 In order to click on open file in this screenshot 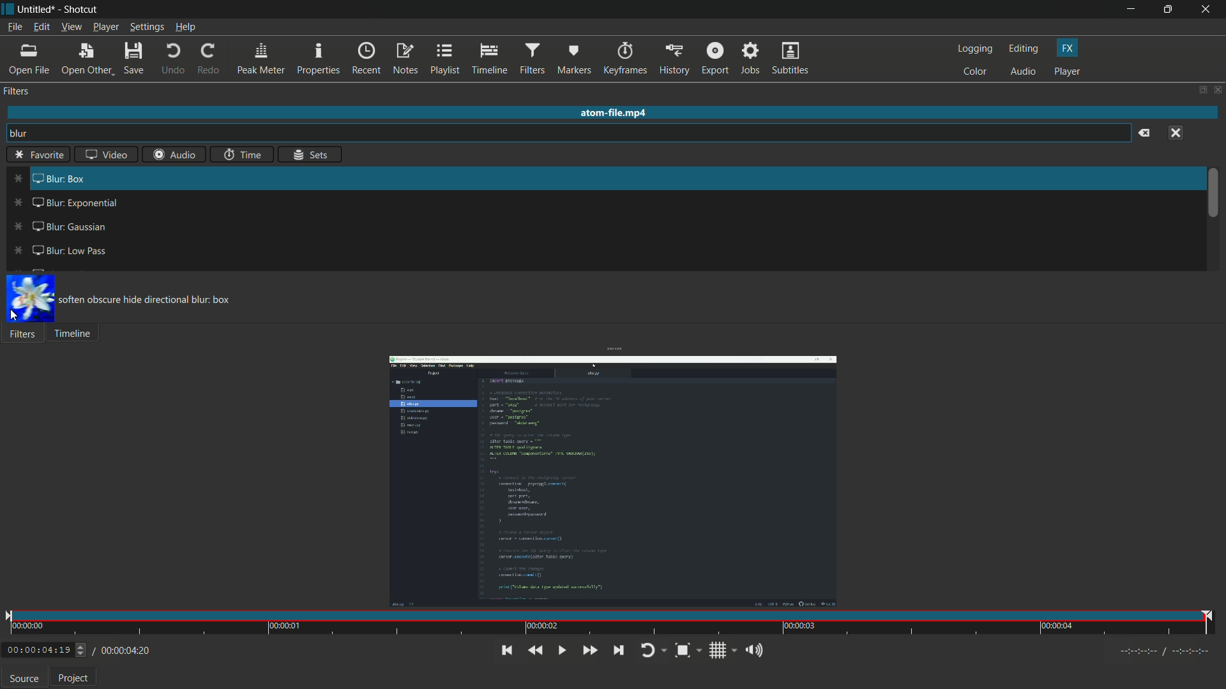, I will do `click(29, 59)`.